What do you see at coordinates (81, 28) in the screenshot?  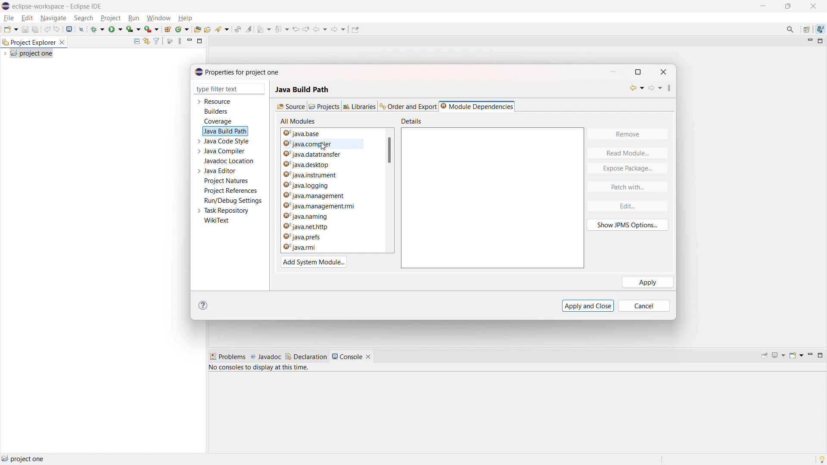 I see `skip all breakpoint` at bounding box center [81, 28].